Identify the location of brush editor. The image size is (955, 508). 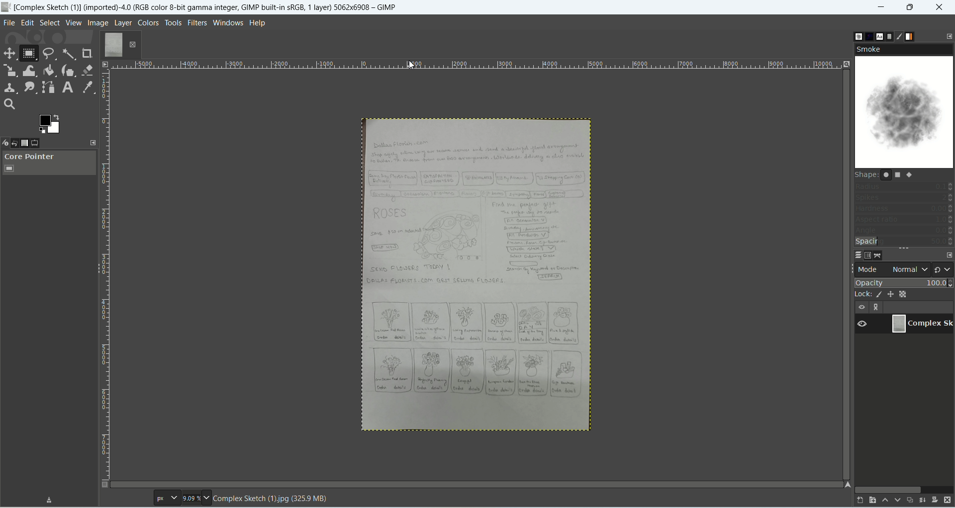
(900, 35).